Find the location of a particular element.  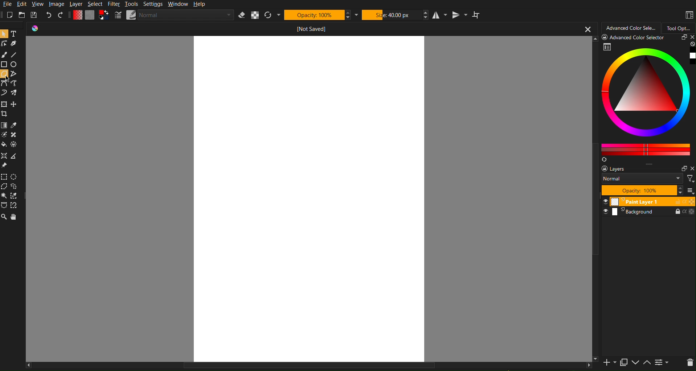

Edit is located at coordinates (22, 4).